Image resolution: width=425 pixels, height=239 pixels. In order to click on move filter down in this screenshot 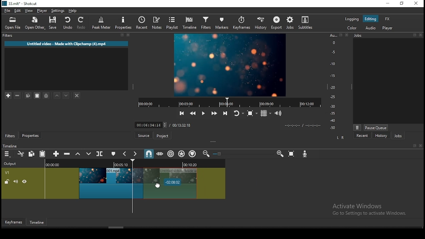, I will do `click(66, 95)`.